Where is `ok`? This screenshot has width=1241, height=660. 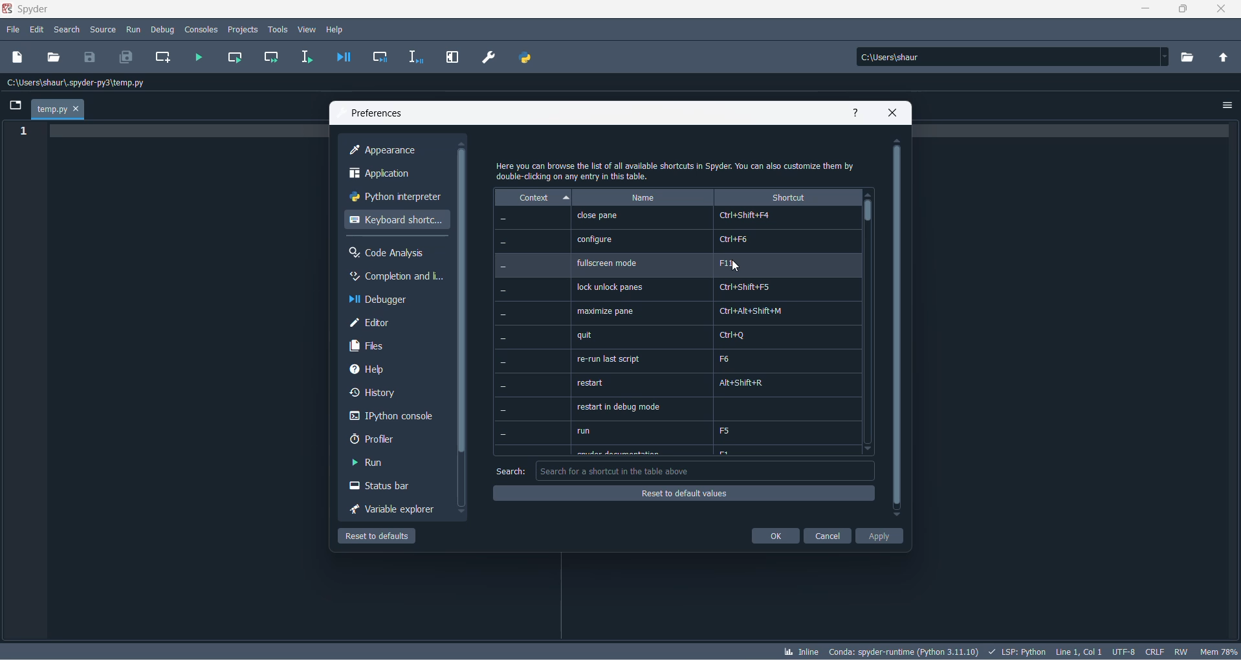 ok is located at coordinates (776, 536).